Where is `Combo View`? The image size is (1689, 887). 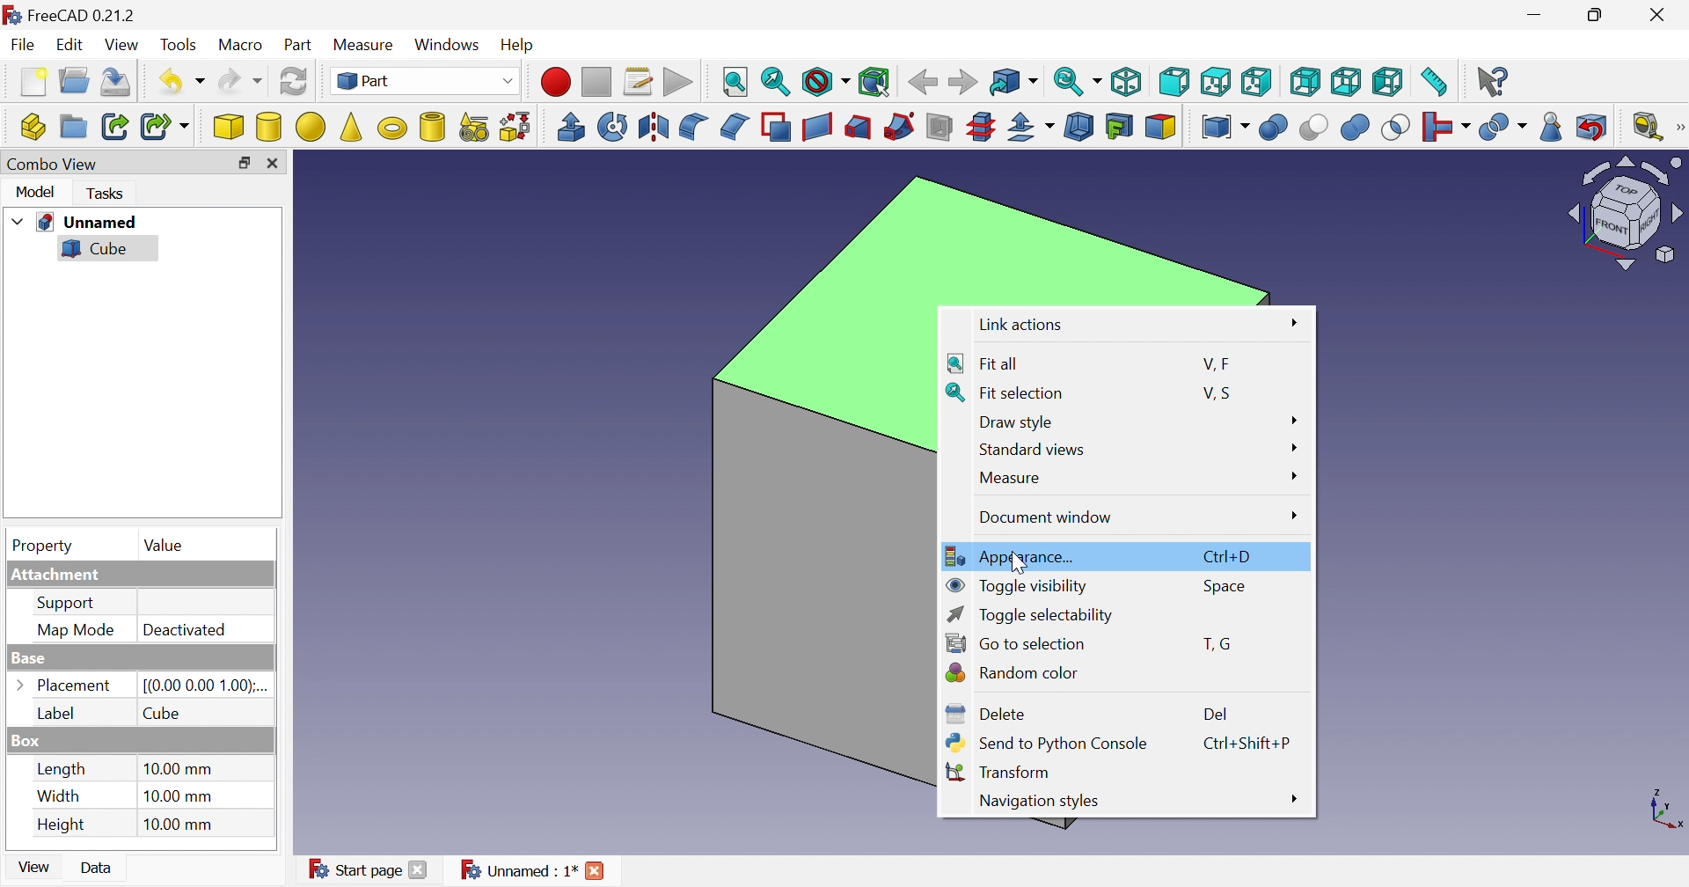
Combo View is located at coordinates (53, 164).